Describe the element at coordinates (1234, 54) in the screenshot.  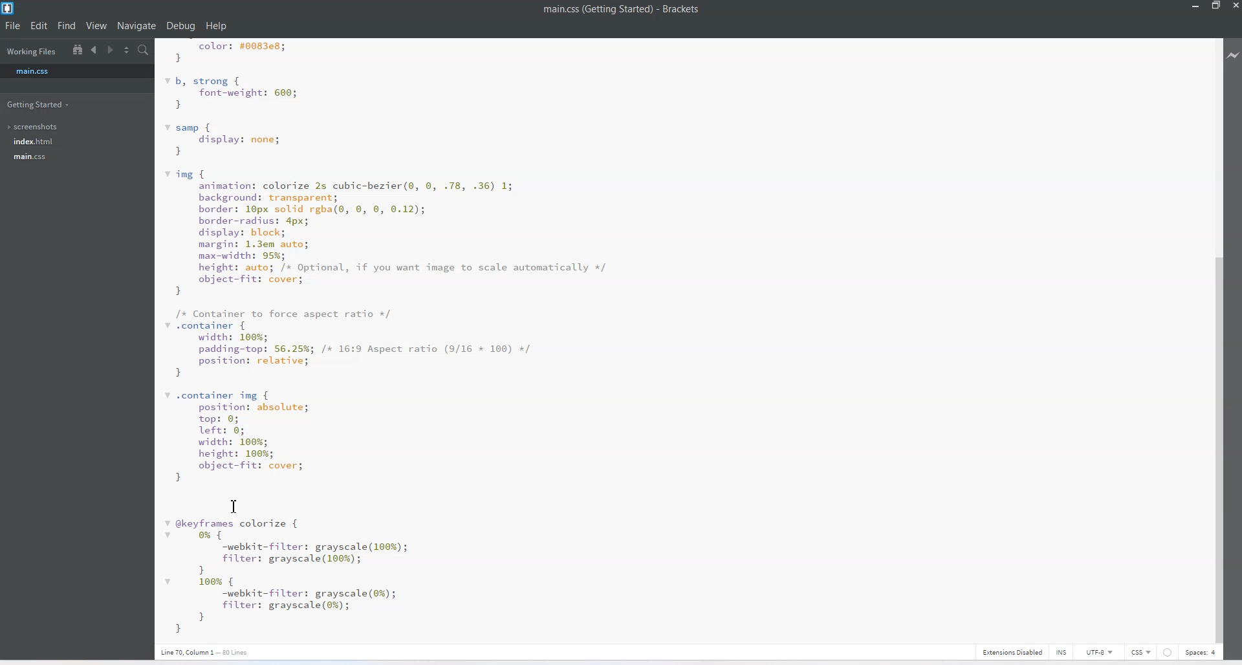
I see `Live Preview` at that location.